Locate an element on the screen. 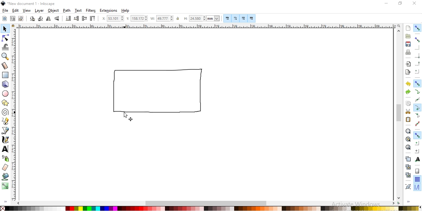 The width and height of the screenshot is (422, 211). paste is located at coordinates (408, 120).